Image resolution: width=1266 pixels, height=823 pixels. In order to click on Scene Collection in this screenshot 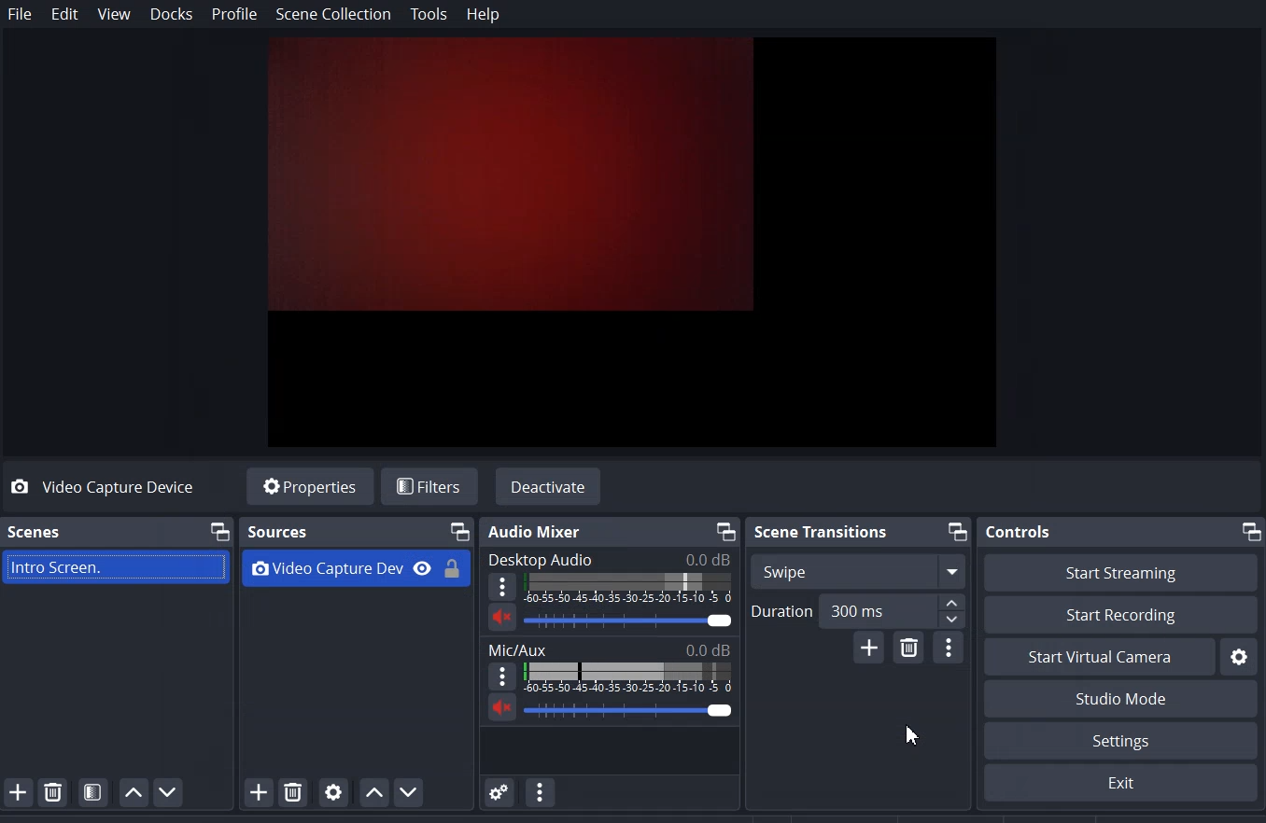, I will do `click(334, 15)`.